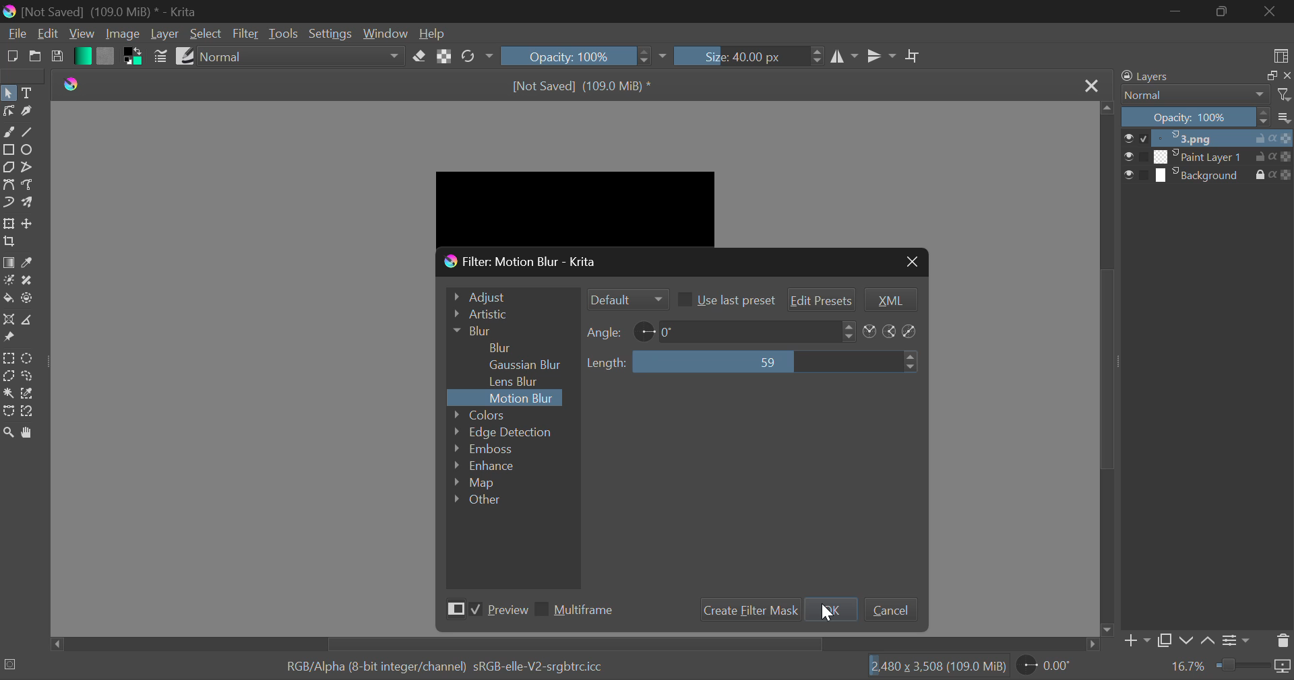 The width and height of the screenshot is (1294, 680). Describe the element at coordinates (892, 332) in the screenshot. I see `Angle icons` at that location.